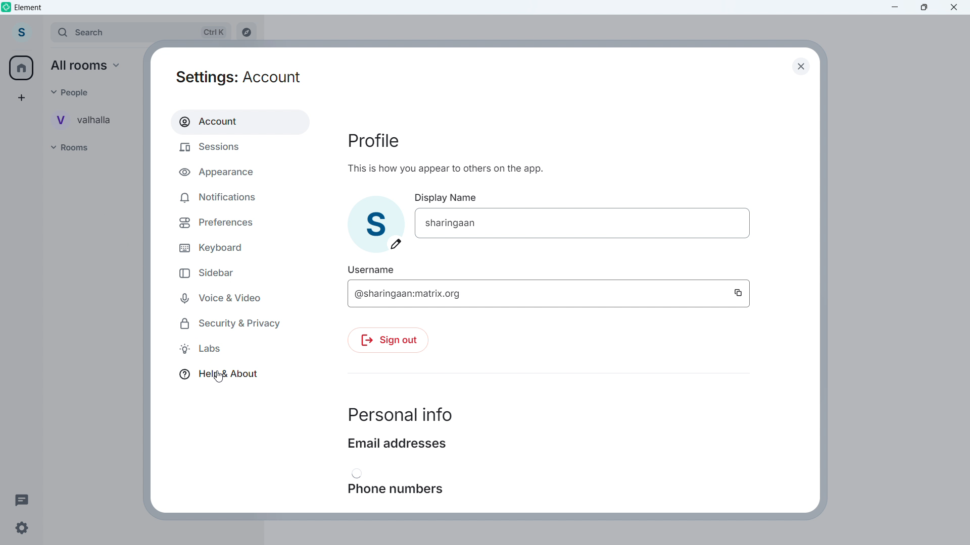 The height and width of the screenshot is (545, 970). Describe the element at coordinates (217, 375) in the screenshot. I see `Help and about ` at that location.